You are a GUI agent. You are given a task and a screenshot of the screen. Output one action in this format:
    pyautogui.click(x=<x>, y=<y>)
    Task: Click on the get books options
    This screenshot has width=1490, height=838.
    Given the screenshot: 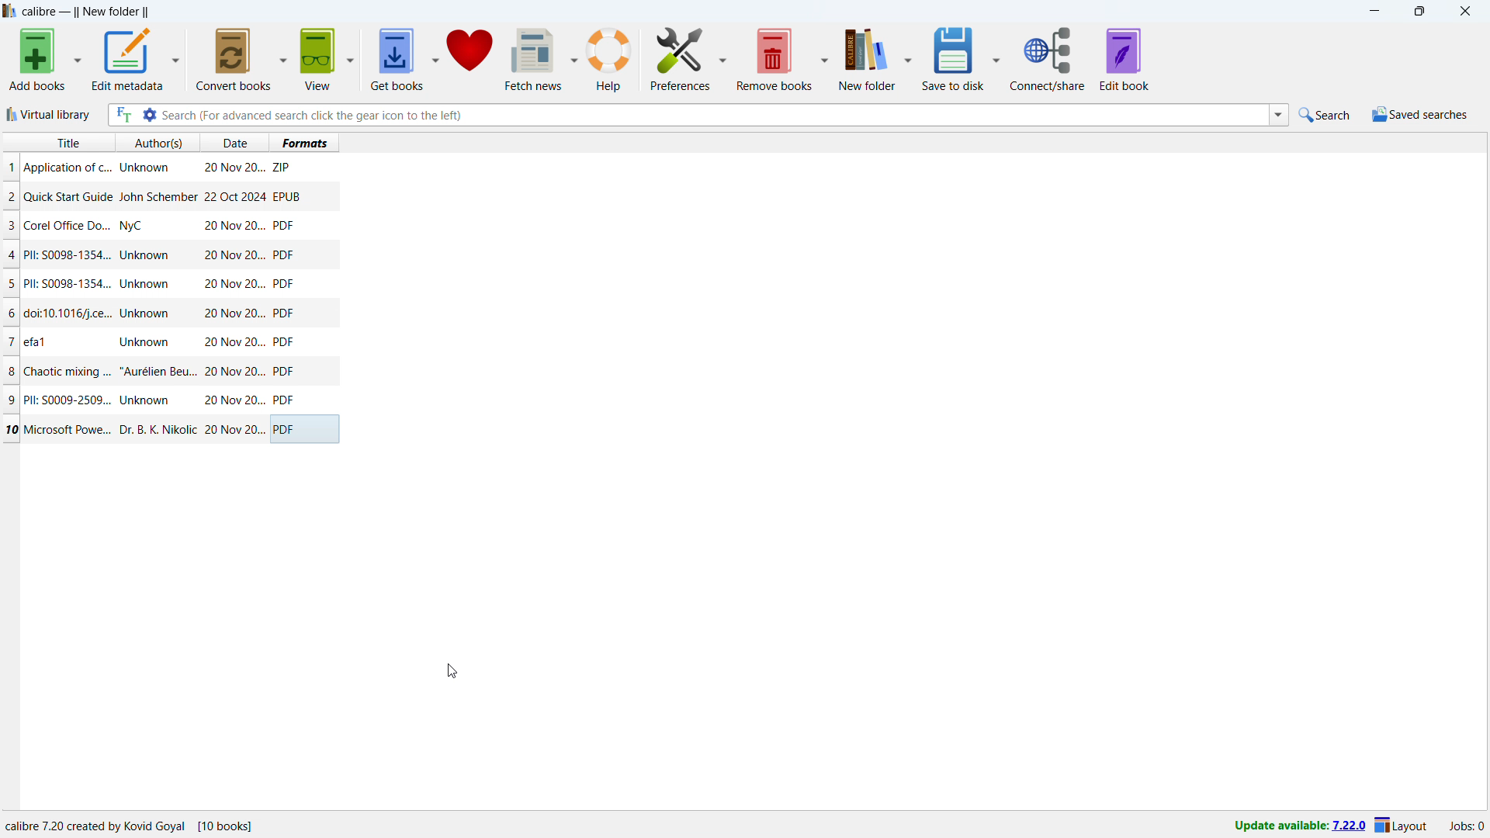 What is the action you would take?
    pyautogui.click(x=435, y=58)
    